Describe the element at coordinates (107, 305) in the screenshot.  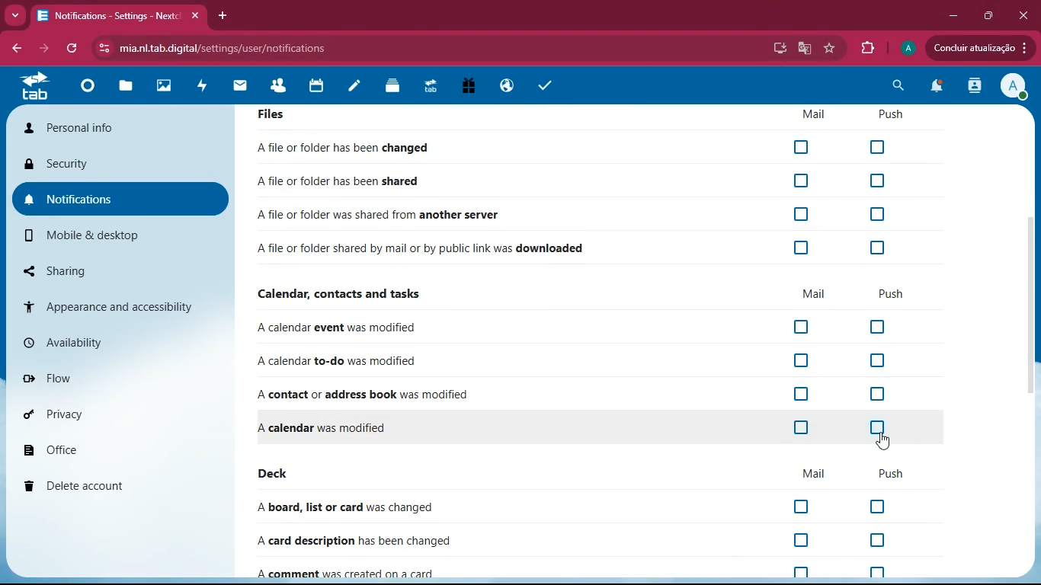
I see `appearance` at that location.